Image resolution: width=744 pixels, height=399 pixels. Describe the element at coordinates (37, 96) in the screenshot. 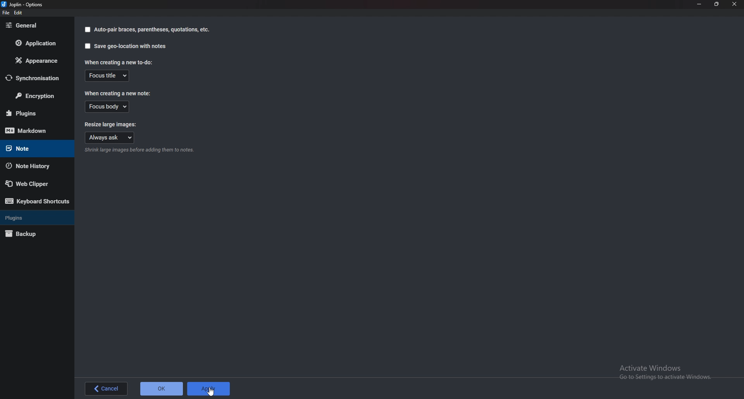

I see `Encryption` at that location.